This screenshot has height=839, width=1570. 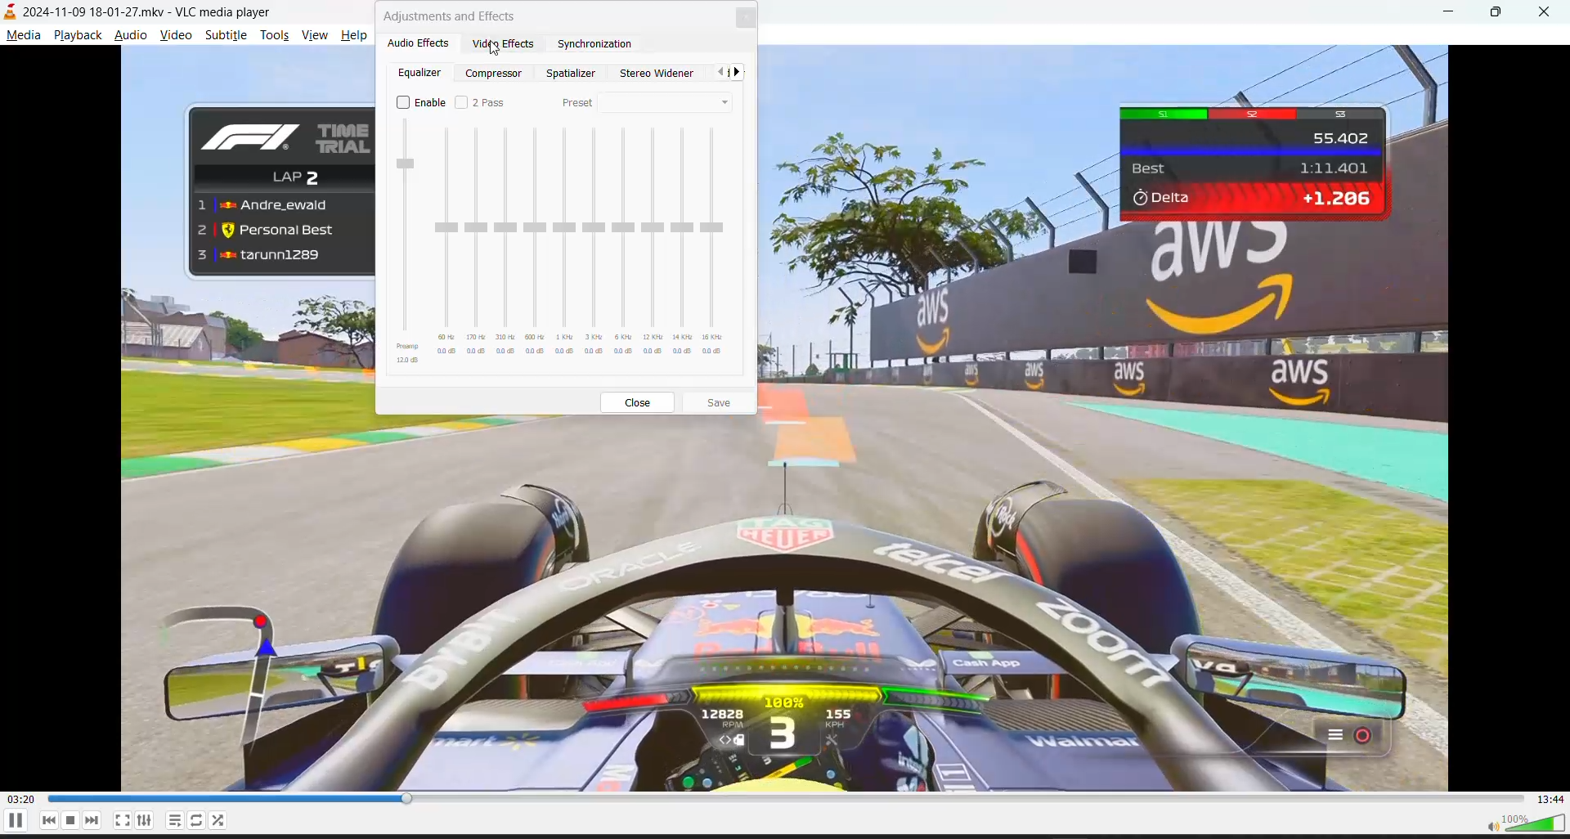 What do you see at coordinates (741, 74) in the screenshot?
I see `next` at bounding box center [741, 74].